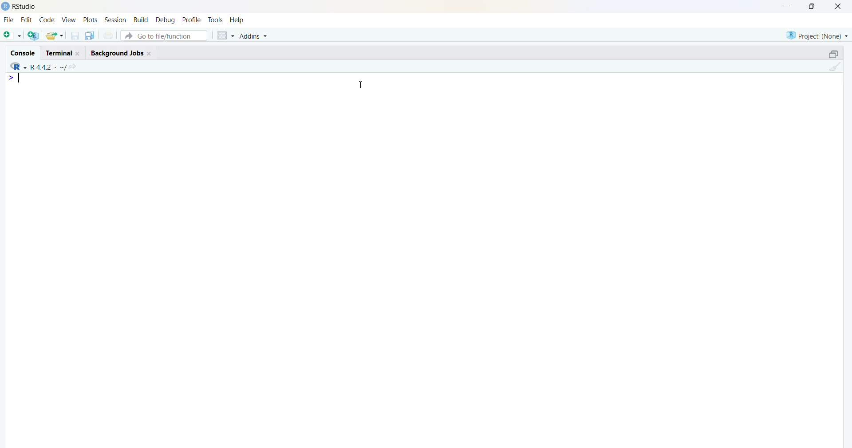  What do you see at coordinates (6, 6) in the screenshot?
I see `logo` at bounding box center [6, 6].